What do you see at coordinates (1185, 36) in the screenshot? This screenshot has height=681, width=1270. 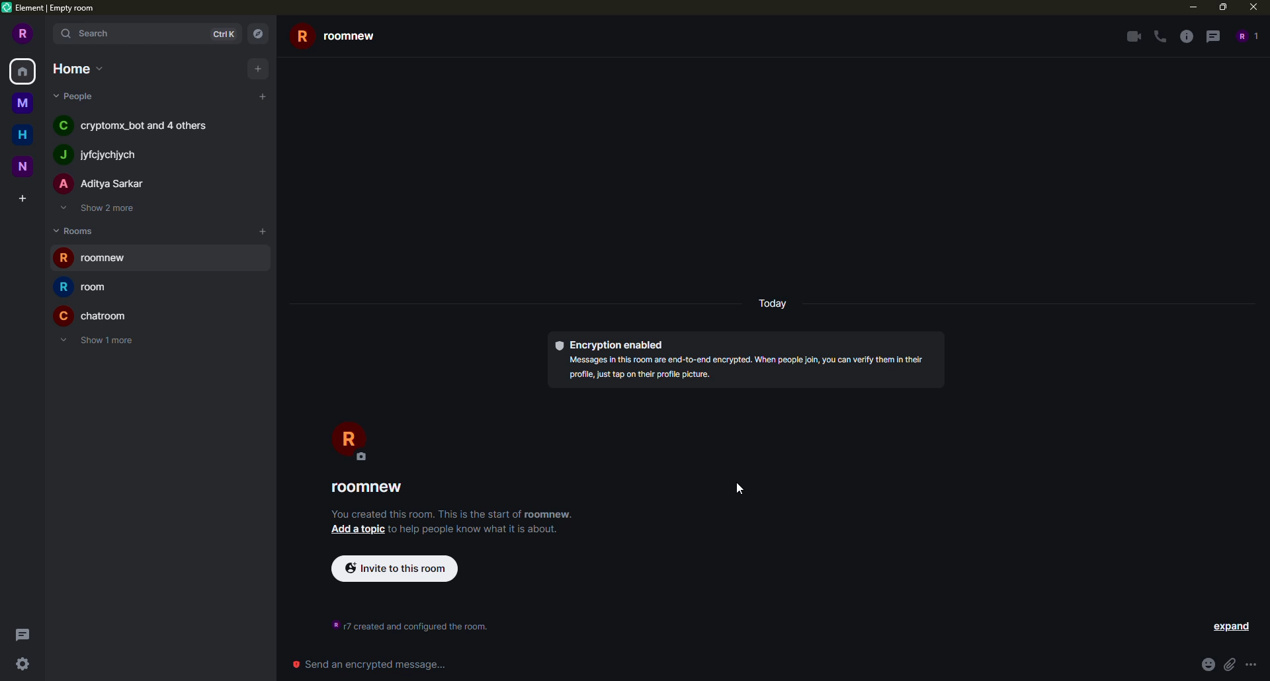 I see `info` at bounding box center [1185, 36].